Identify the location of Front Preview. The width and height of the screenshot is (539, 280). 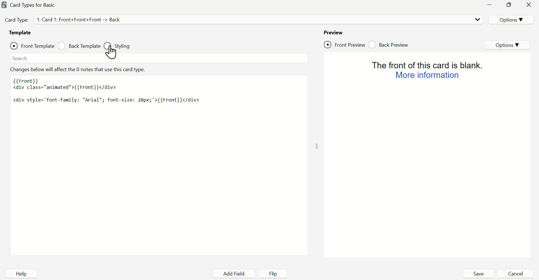
(344, 44).